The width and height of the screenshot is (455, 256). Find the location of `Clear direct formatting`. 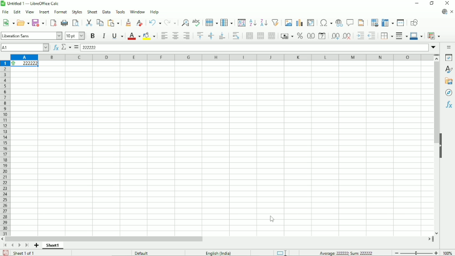

Clear direct formatting is located at coordinates (140, 23).